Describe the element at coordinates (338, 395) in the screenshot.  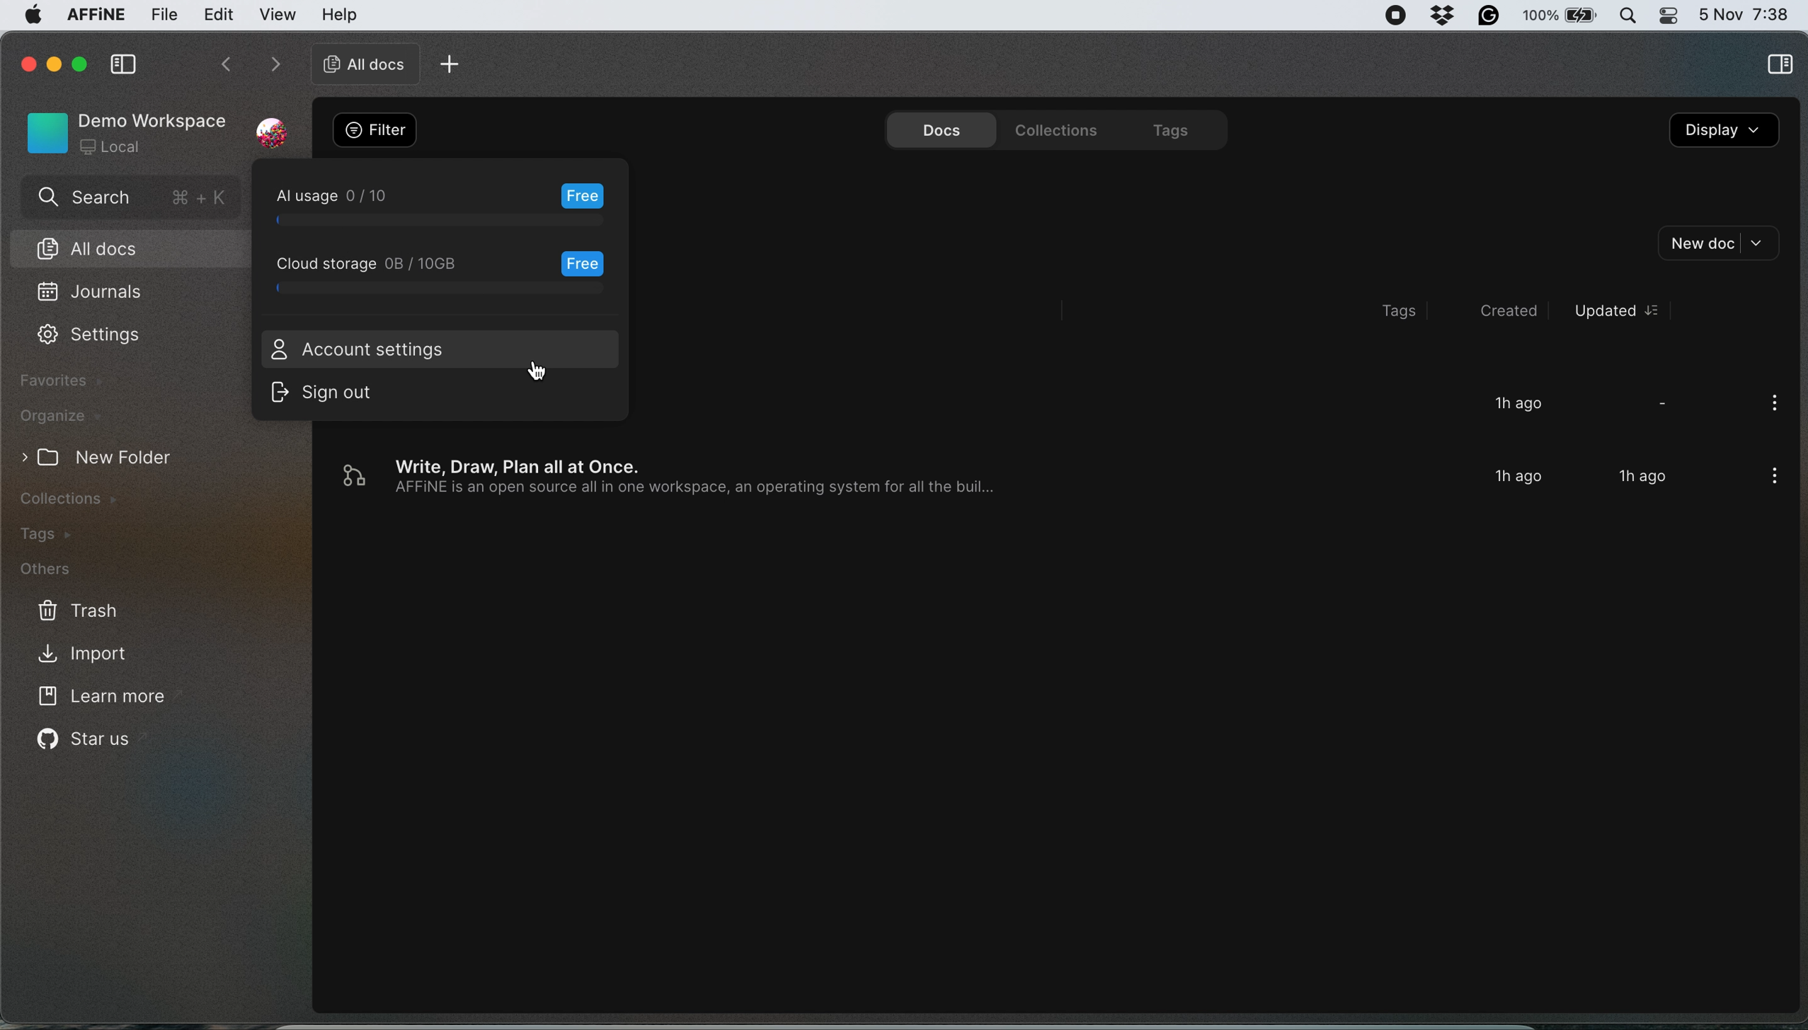
I see `sign out` at that location.